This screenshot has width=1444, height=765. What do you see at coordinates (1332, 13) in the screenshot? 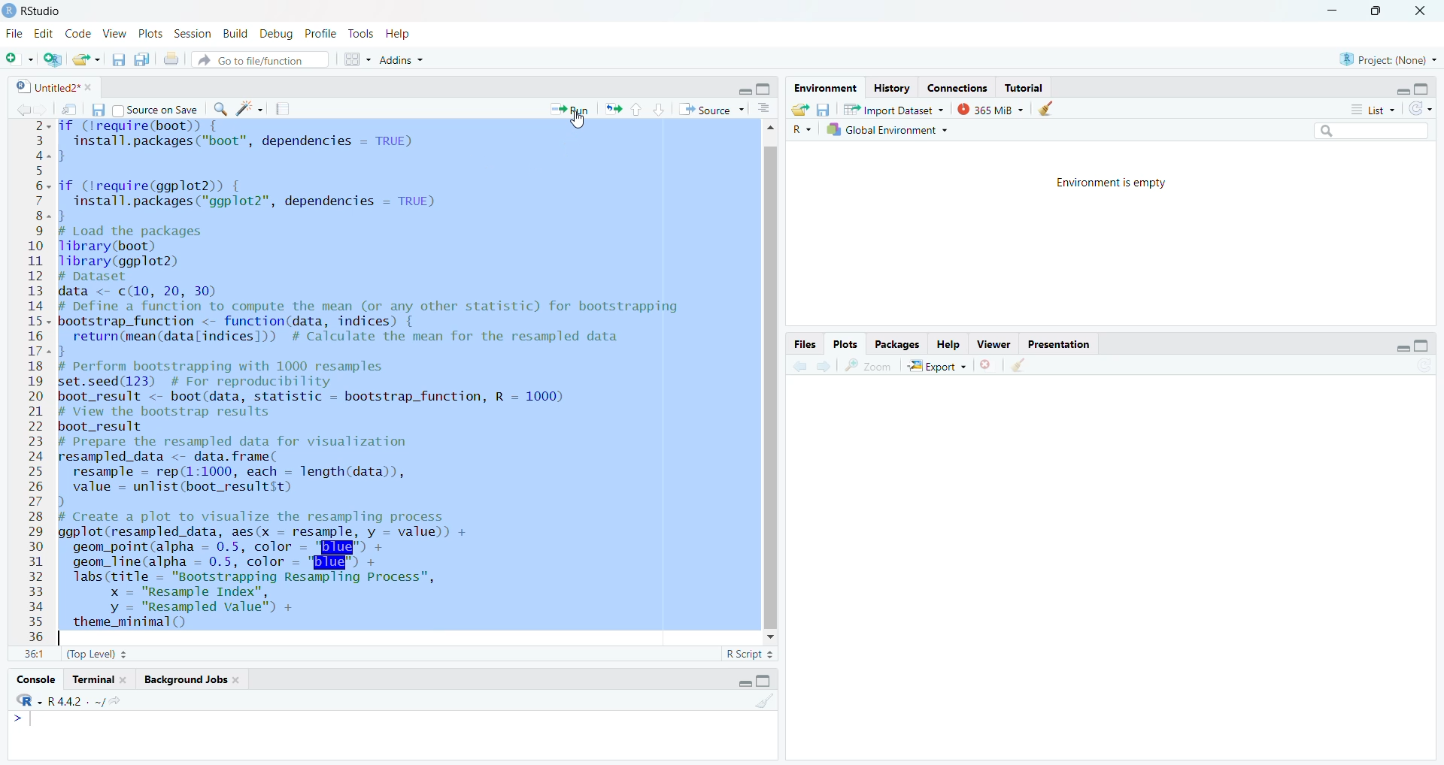
I see `minimize` at bounding box center [1332, 13].